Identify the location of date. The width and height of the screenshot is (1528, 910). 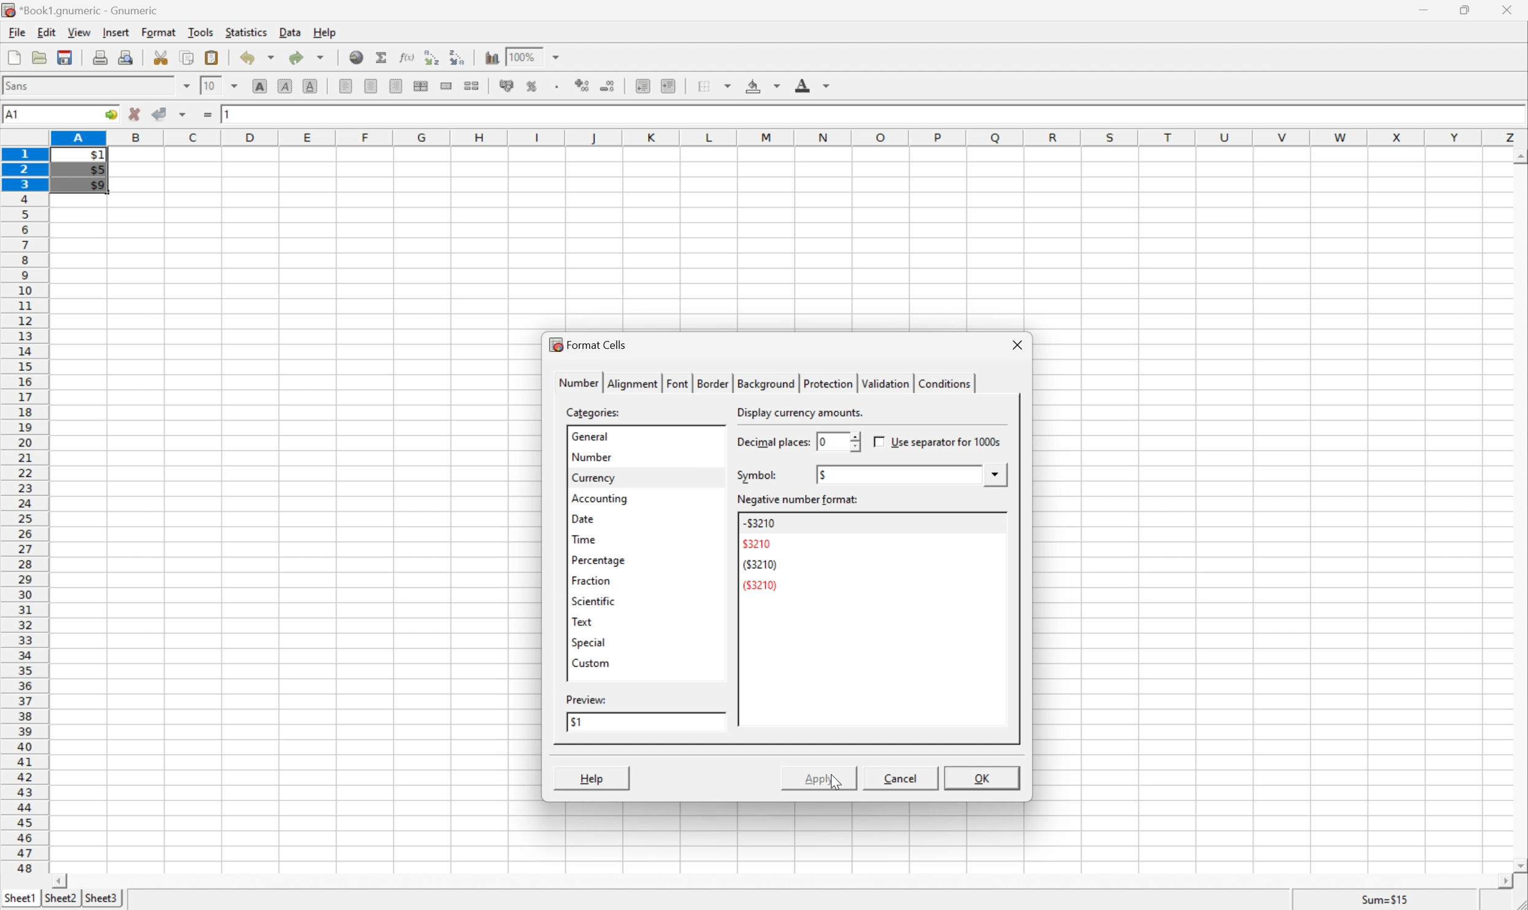
(582, 518).